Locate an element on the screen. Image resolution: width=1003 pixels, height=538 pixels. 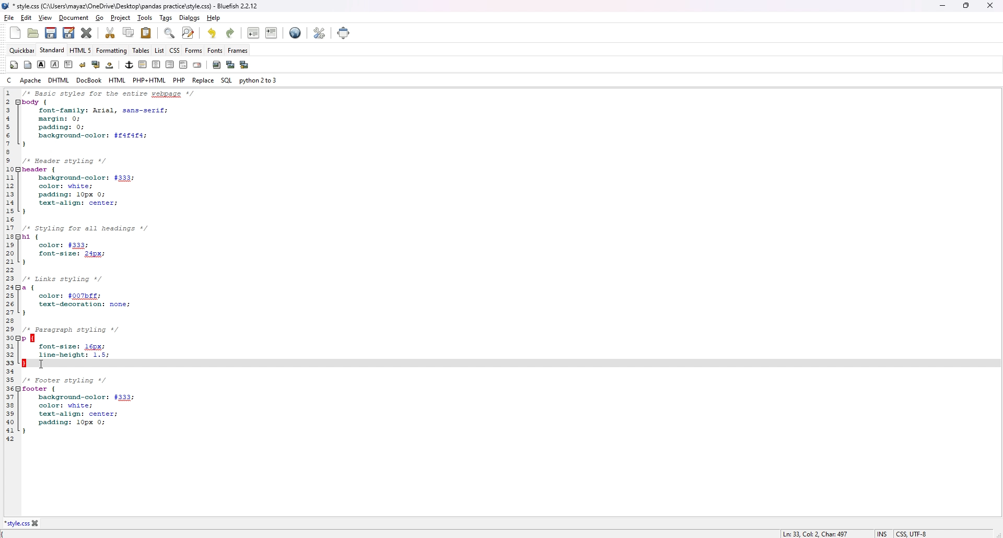
open is located at coordinates (33, 33).